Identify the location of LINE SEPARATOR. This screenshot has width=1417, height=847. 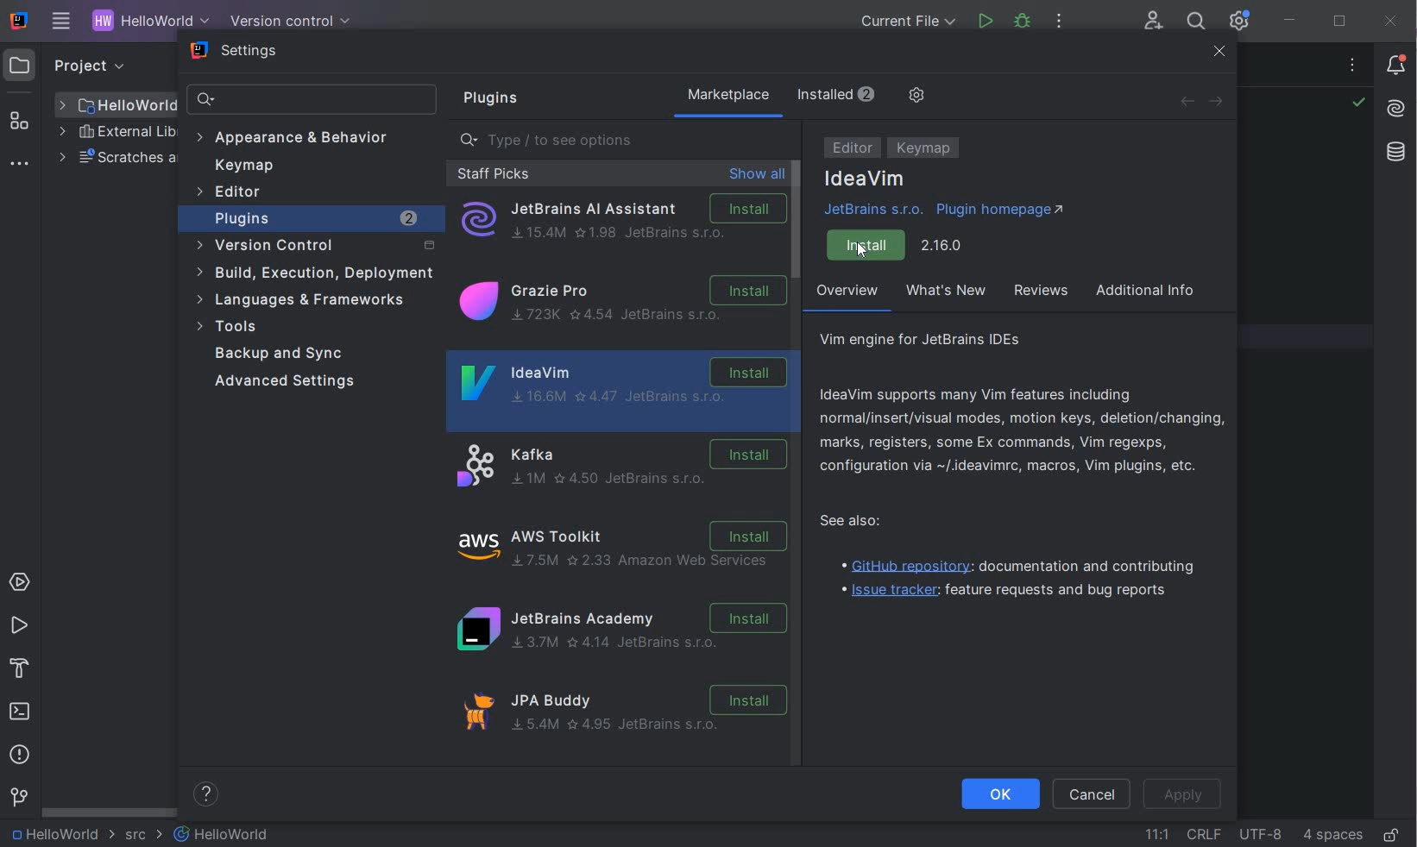
(1203, 834).